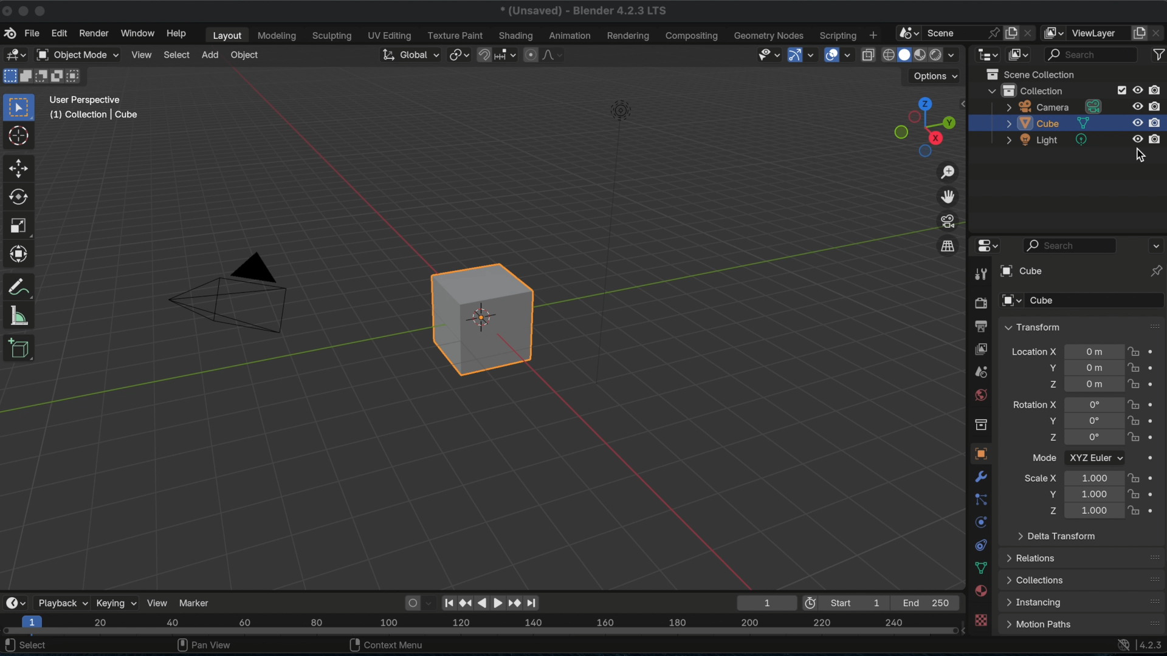 This screenshot has width=1167, height=656. I want to click on blender logo, so click(11, 33).